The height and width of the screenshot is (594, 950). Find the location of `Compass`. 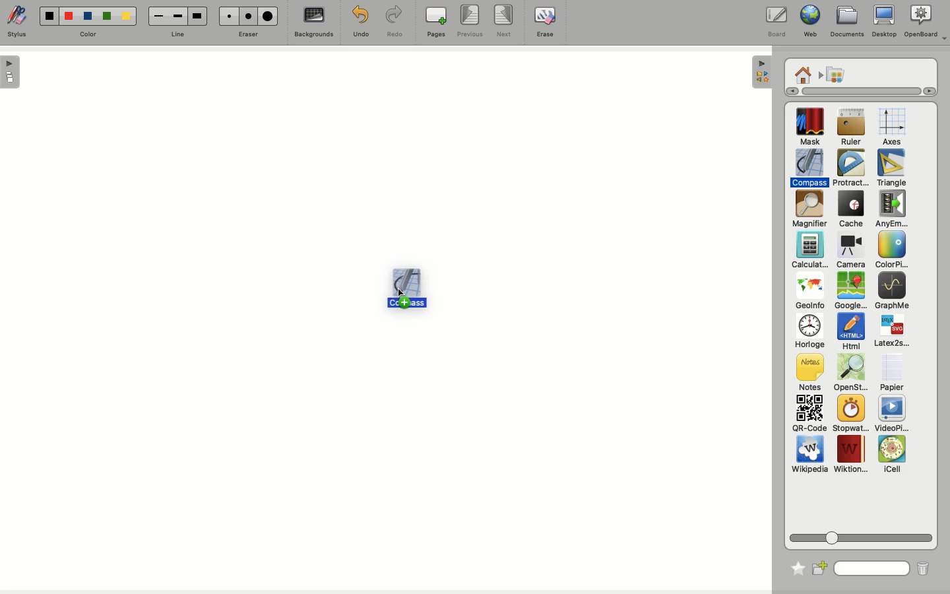

Compass is located at coordinates (810, 168).